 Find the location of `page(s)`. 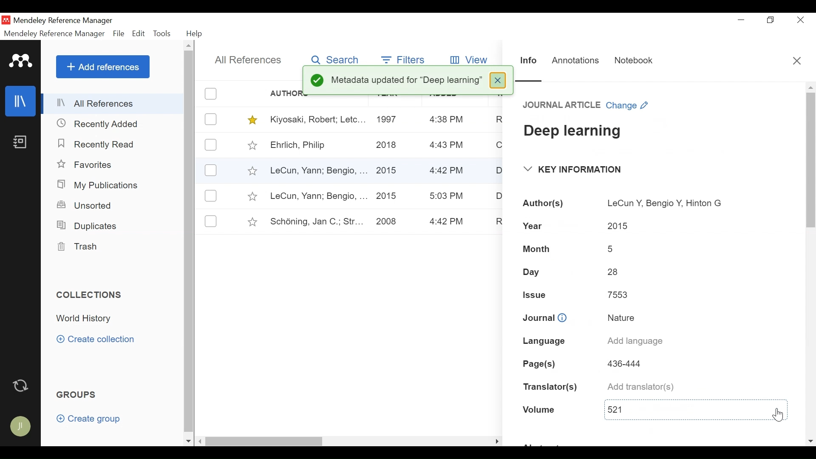

page(s) is located at coordinates (539, 364).